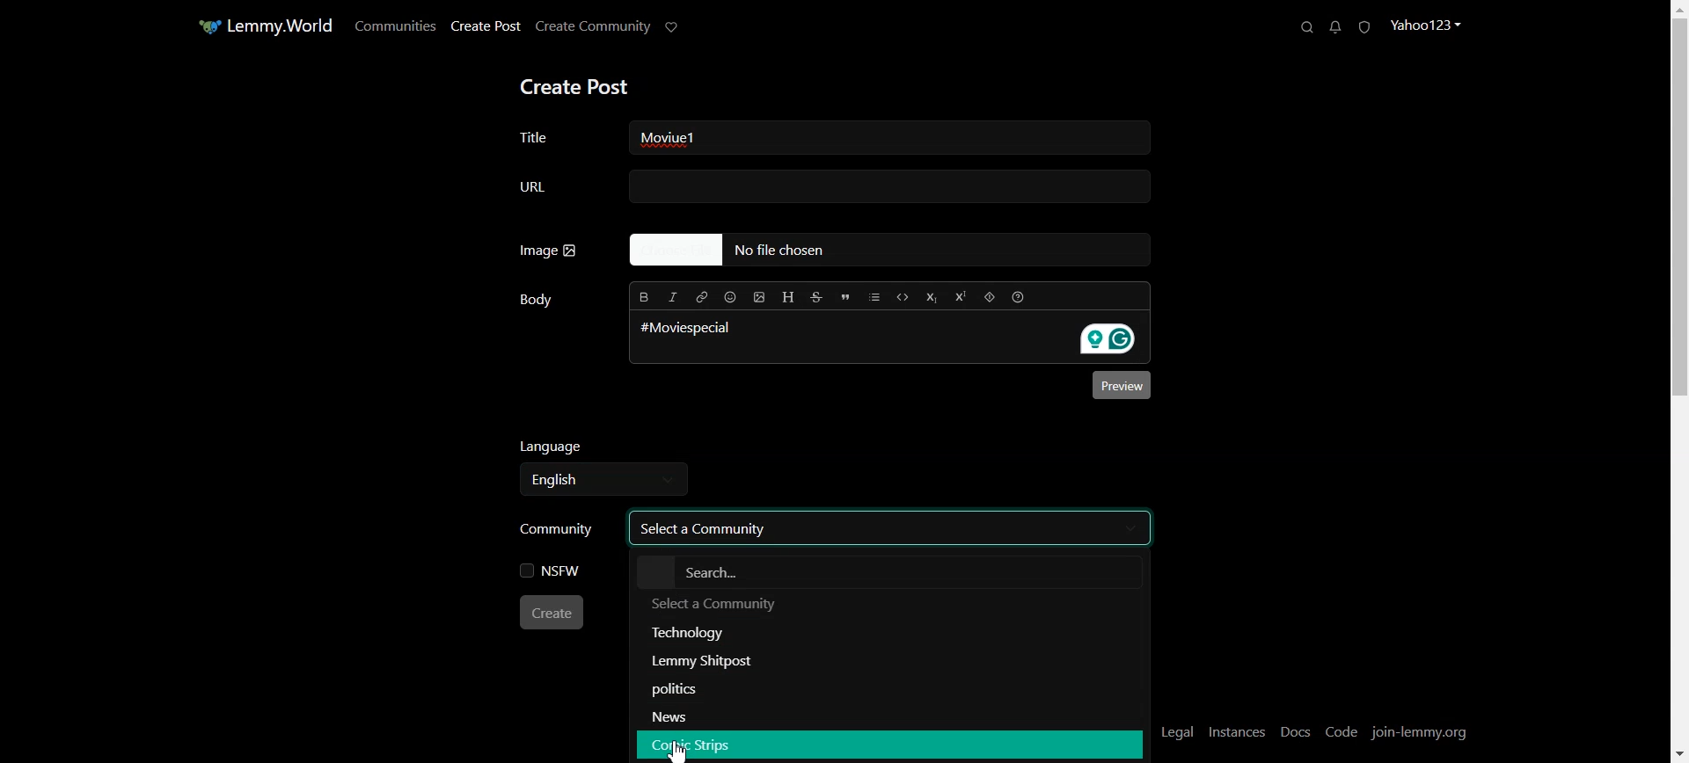 The height and width of the screenshot is (763, 1689). I want to click on Join-lemmy.org, so click(1424, 733).